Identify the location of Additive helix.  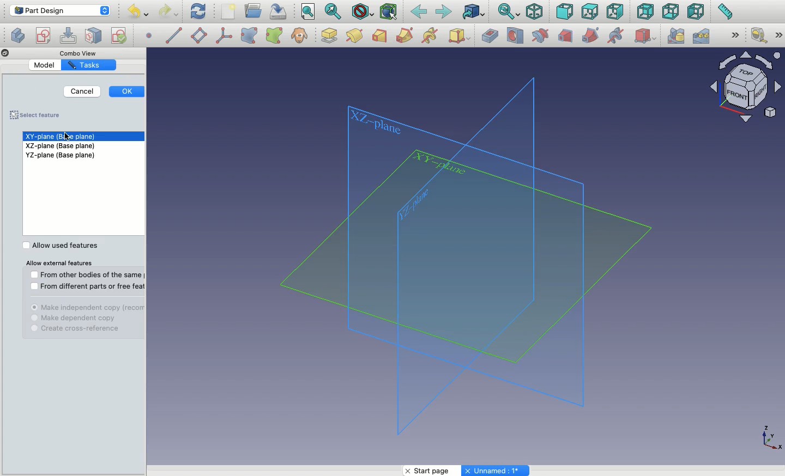
(429, 36).